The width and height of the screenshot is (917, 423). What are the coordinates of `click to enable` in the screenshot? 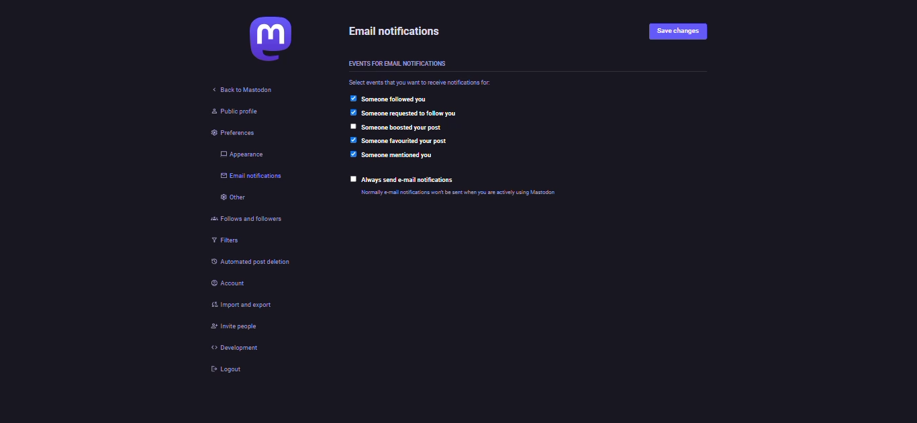 It's located at (350, 126).